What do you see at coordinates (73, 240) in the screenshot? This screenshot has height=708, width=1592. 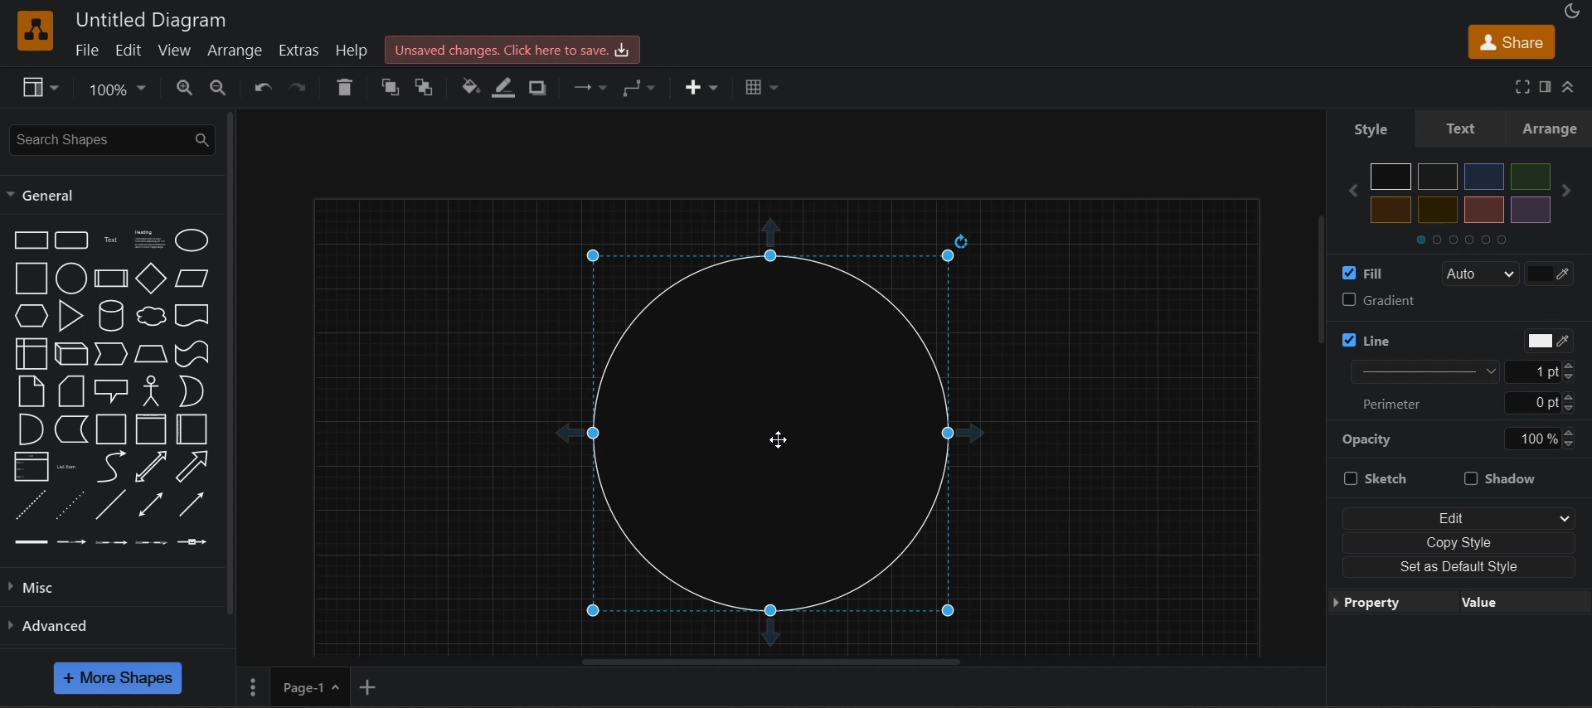 I see `rounded rectangle` at bounding box center [73, 240].